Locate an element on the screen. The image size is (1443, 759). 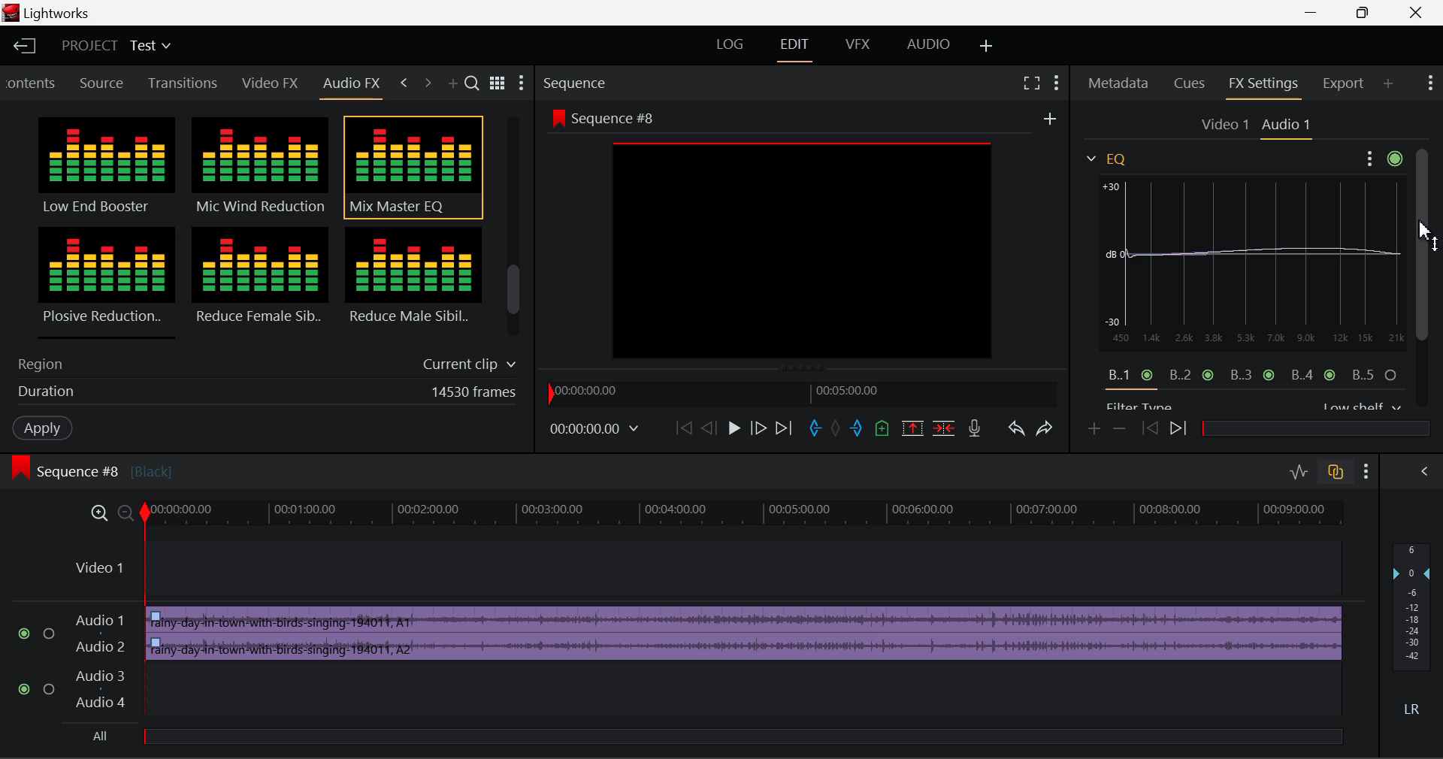
Record Voiceover is located at coordinates (973, 429).